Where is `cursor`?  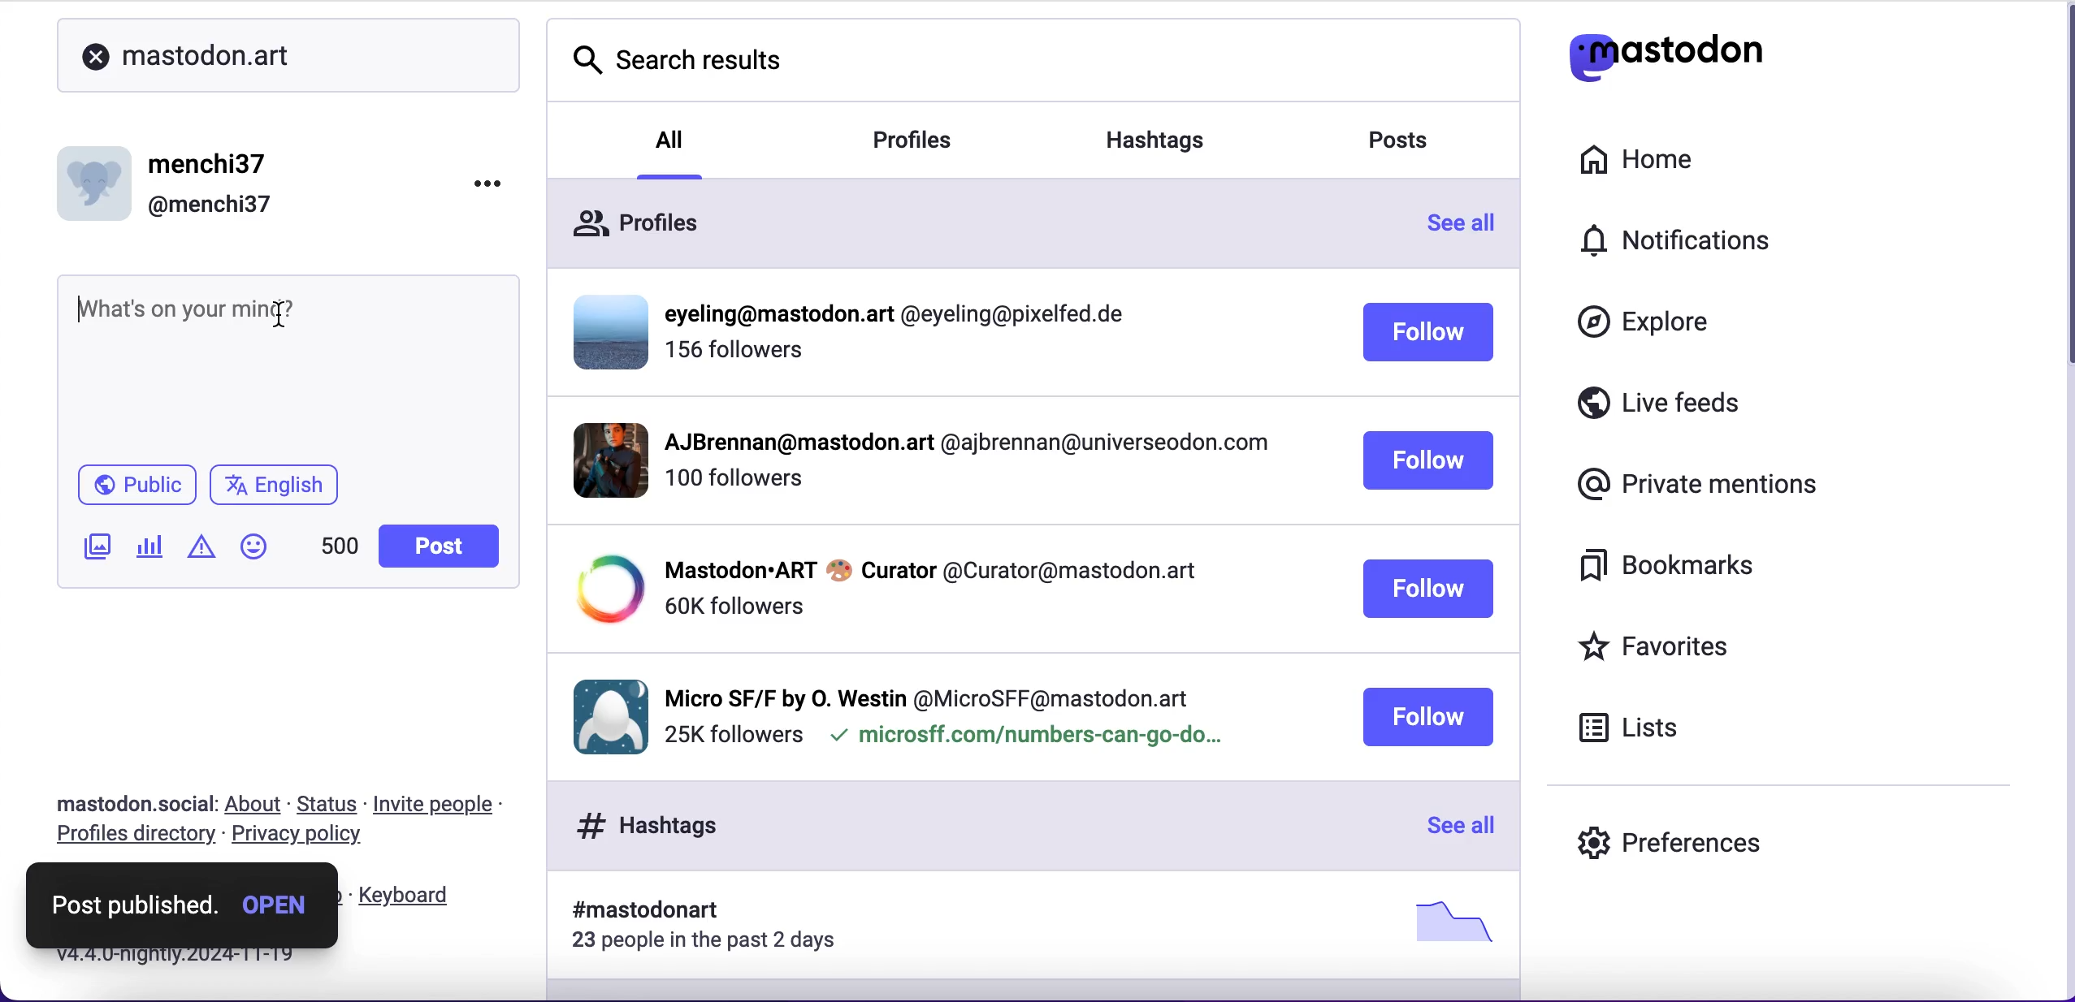
cursor is located at coordinates (275, 316).